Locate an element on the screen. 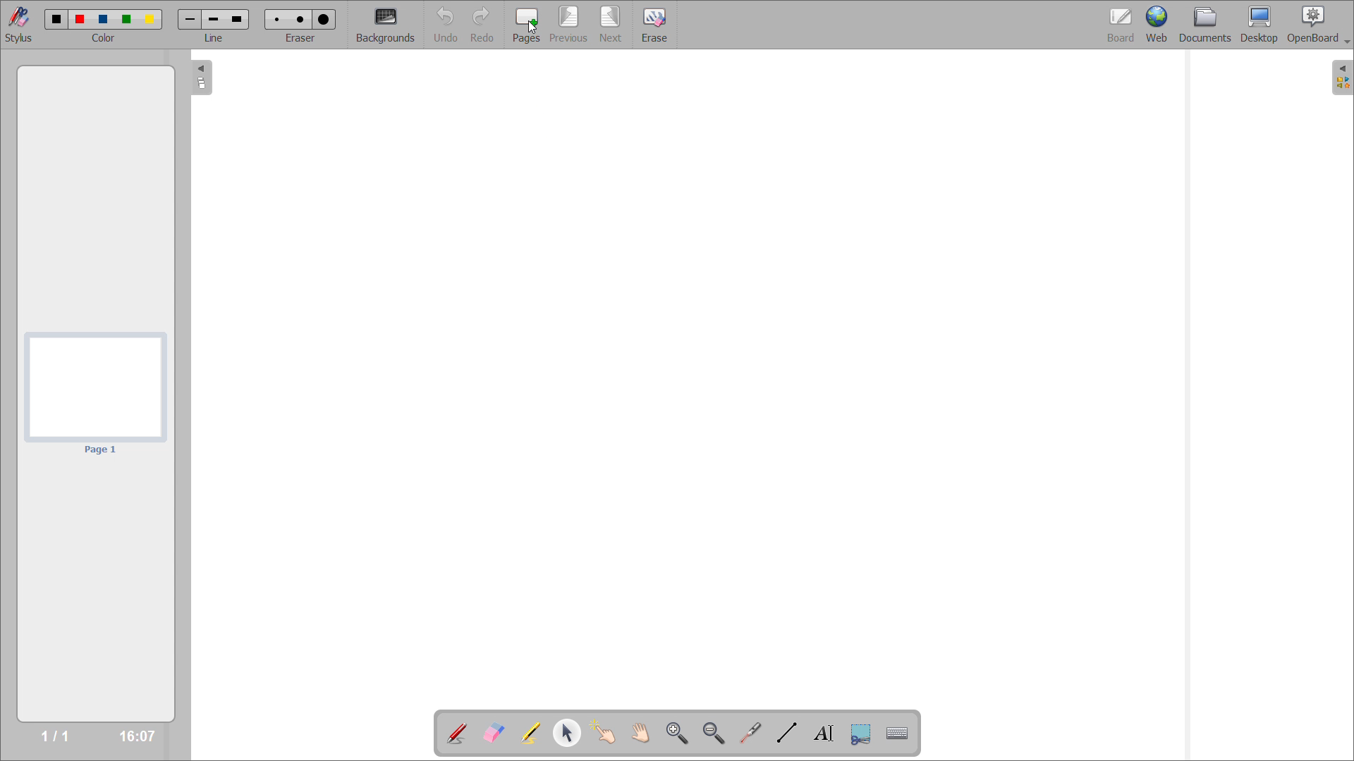 The height and width of the screenshot is (761, 1354). openboard preferences is located at coordinates (1319, 25).